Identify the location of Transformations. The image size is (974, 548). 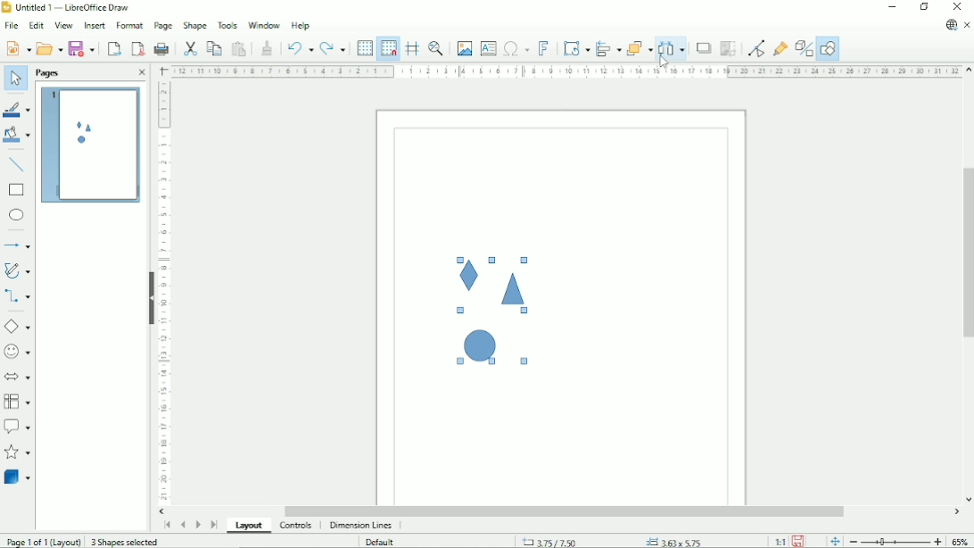
(576, 49).